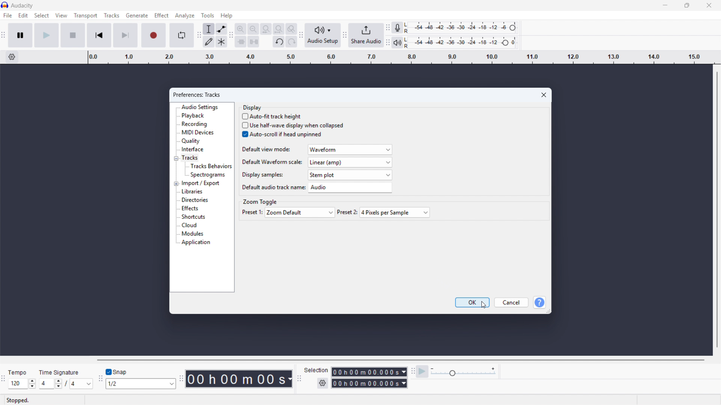 The height and width of the screenshot is (405, 721). What do you see at coordinates (221, 41) in the screenshot?
I see `multi tool` at bounding box center [221, 41].